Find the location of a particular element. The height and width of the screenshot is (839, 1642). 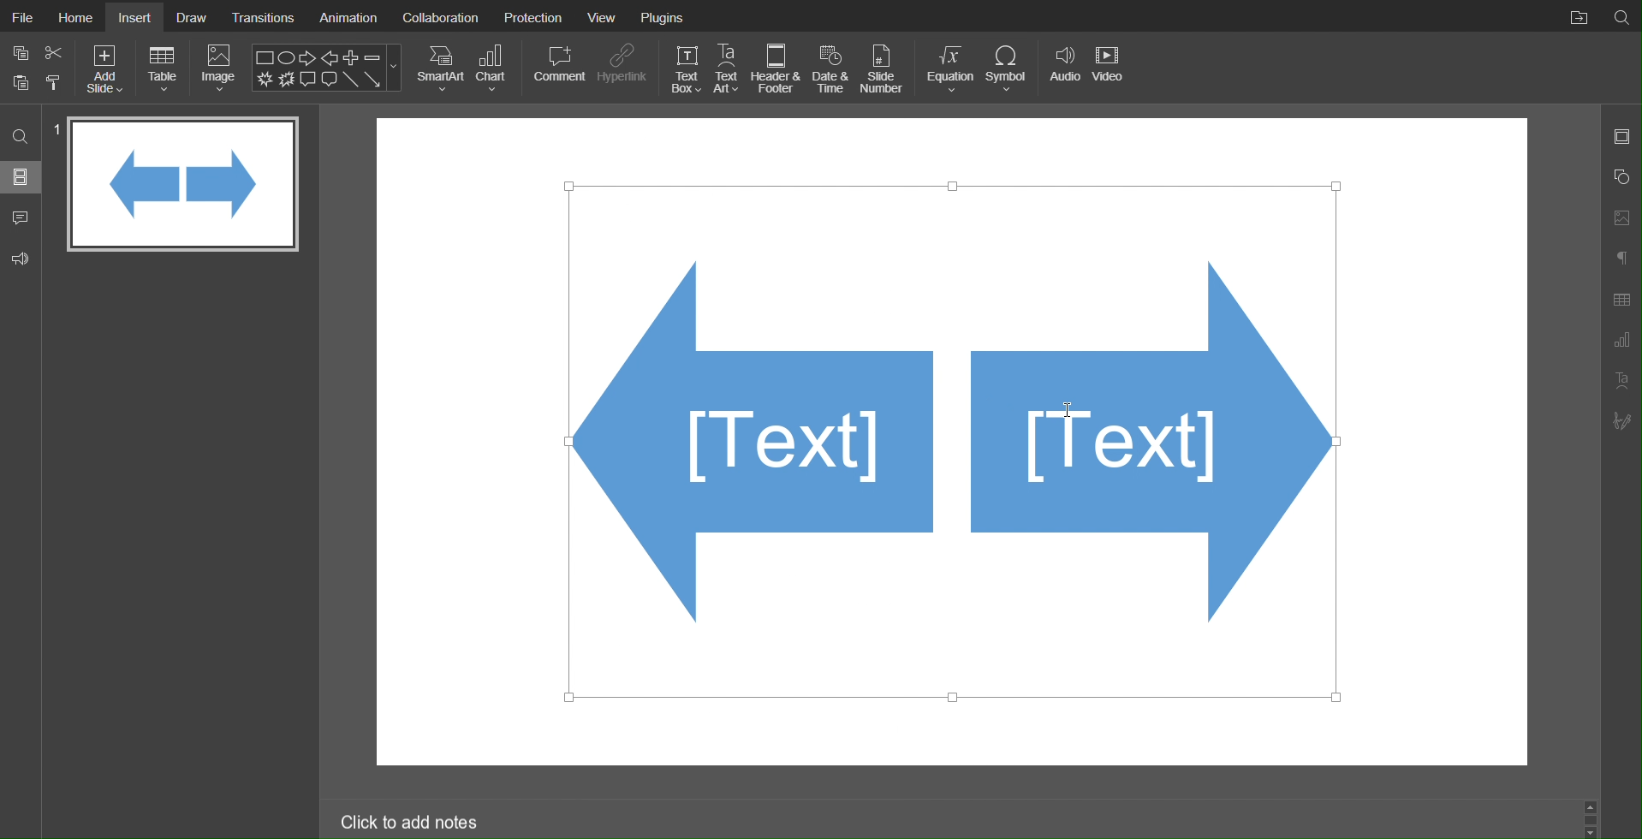

Hyperlink is located at coordinates (622, 69).